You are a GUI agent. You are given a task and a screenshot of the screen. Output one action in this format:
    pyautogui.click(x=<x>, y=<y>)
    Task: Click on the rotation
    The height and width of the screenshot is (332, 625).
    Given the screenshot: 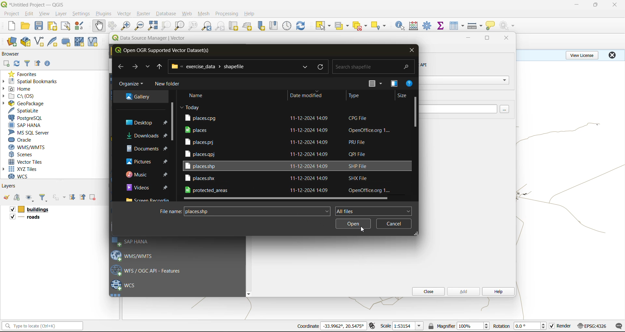 What is the action you would take?
    pyautogui.click(x=501, y=326)
    